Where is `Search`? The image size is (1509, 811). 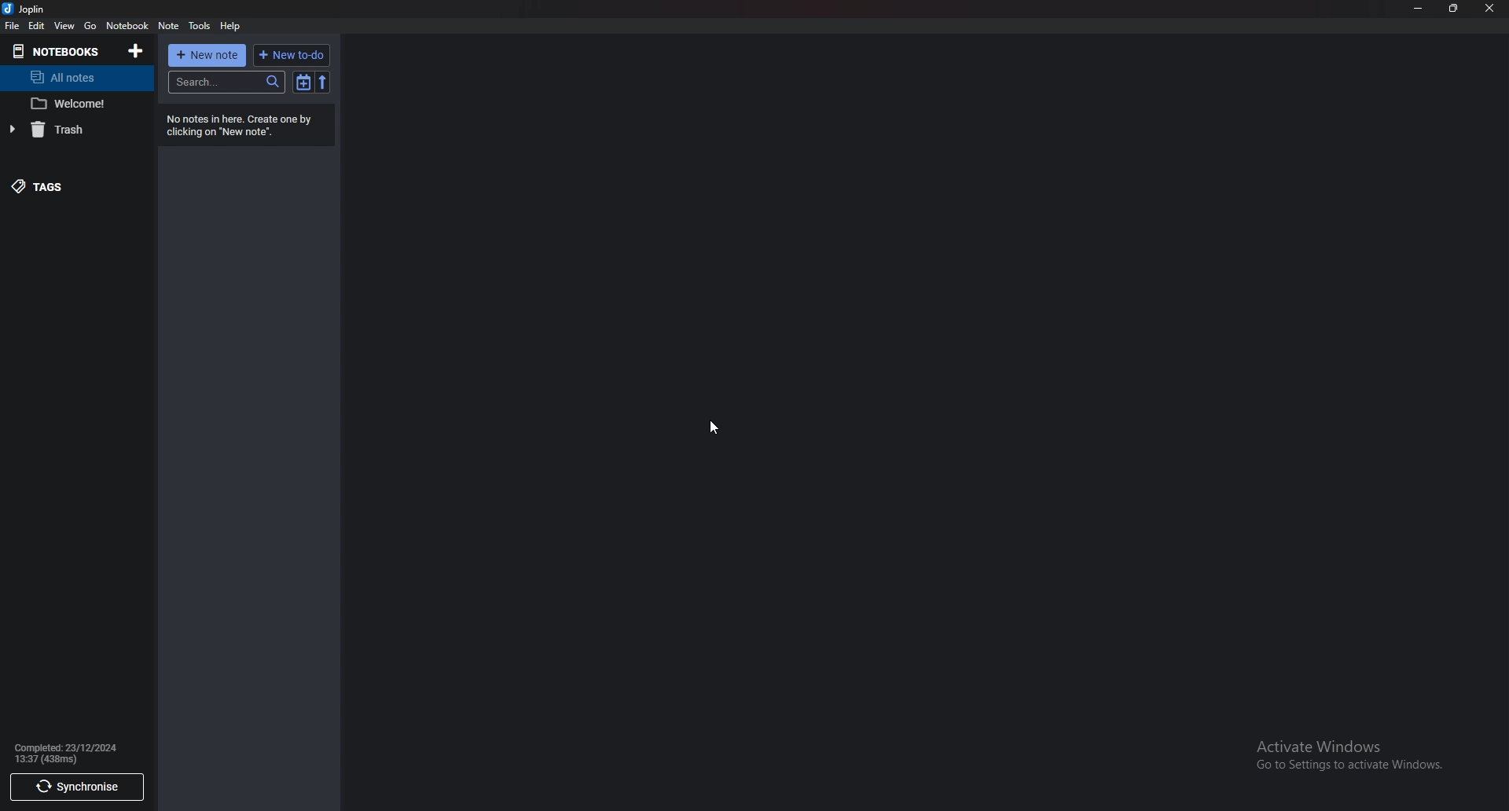
Search is located at coordinates (226, 83).